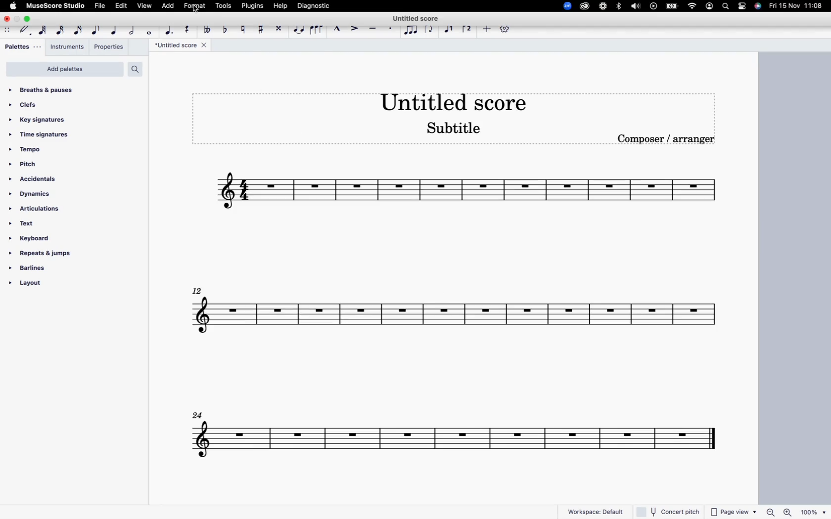 The image size is (831, 519). What do you see at coordinates (457, 97) in the screenshot?
I see `score title` at bounding box center [457, 97].